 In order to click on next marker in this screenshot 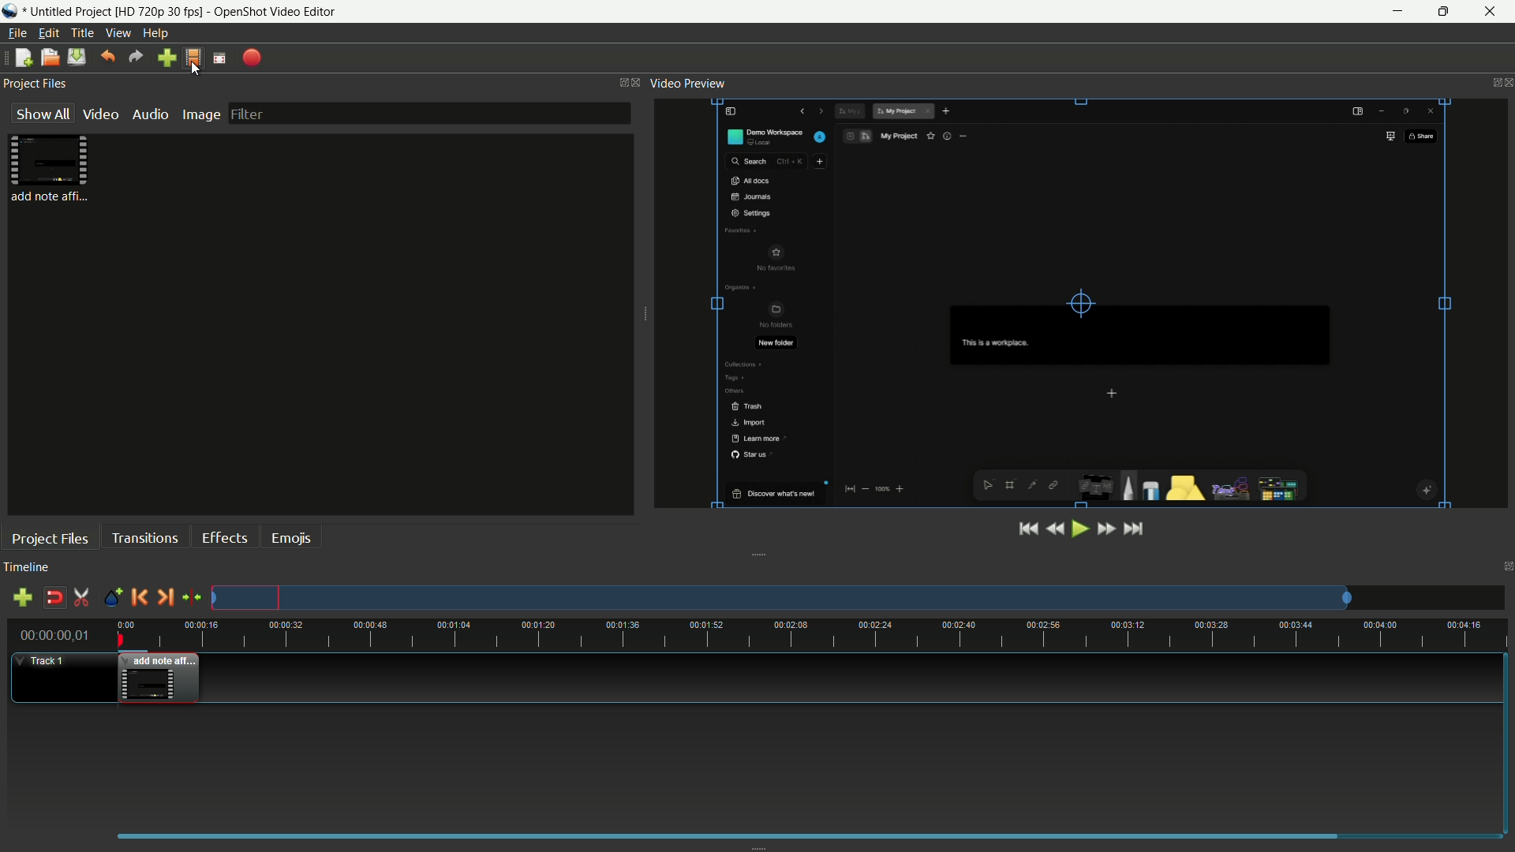, I will do `click(166, 597)`.